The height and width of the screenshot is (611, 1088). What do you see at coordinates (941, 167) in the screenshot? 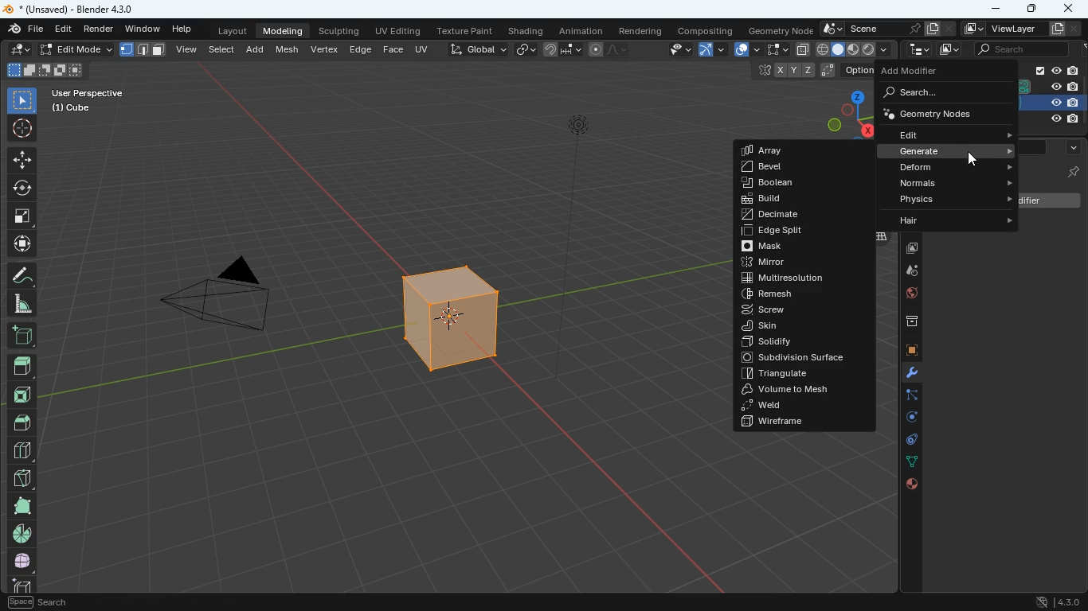
I see `deform` at bounding box center [941, 167].